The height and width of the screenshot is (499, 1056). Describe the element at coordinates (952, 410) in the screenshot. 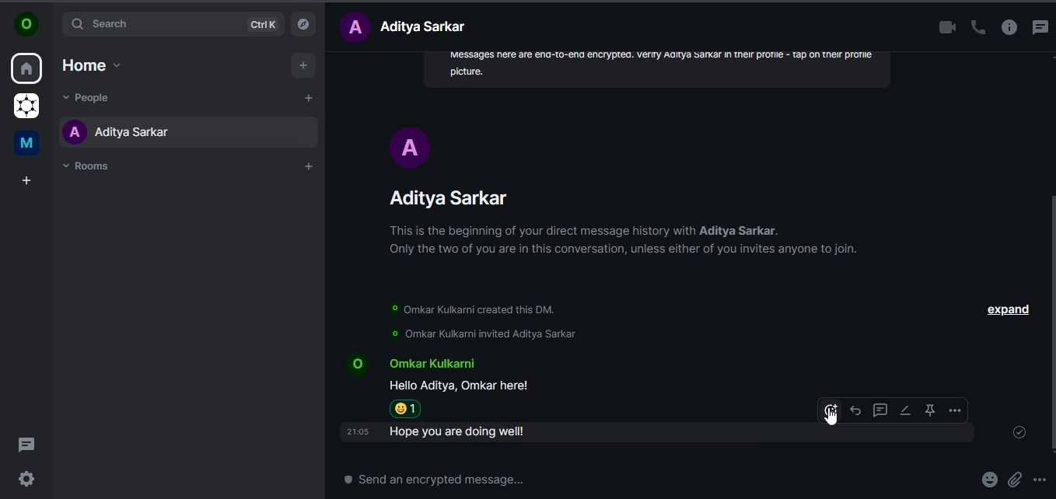

I see `options` at that location.